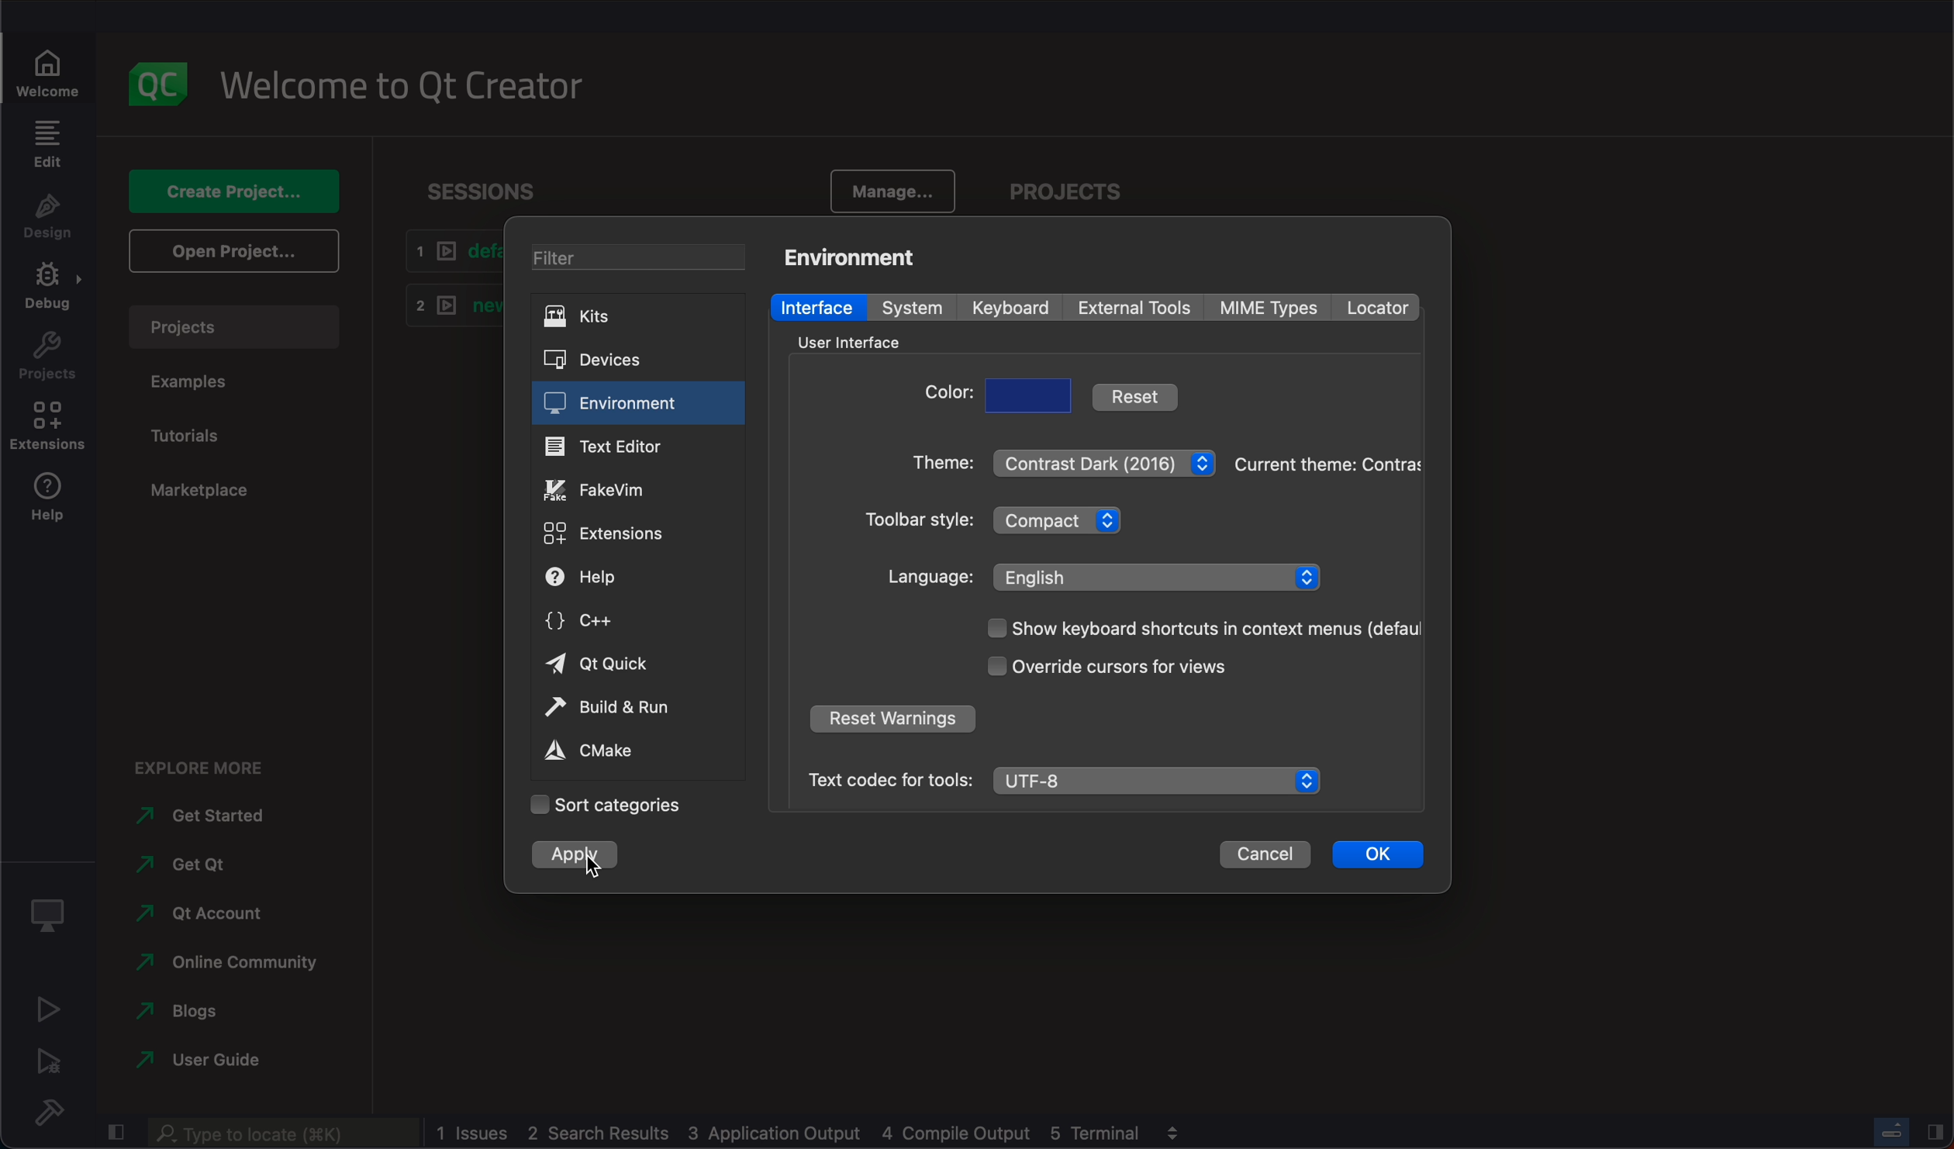  I want to click on manage, so click(889, 191).